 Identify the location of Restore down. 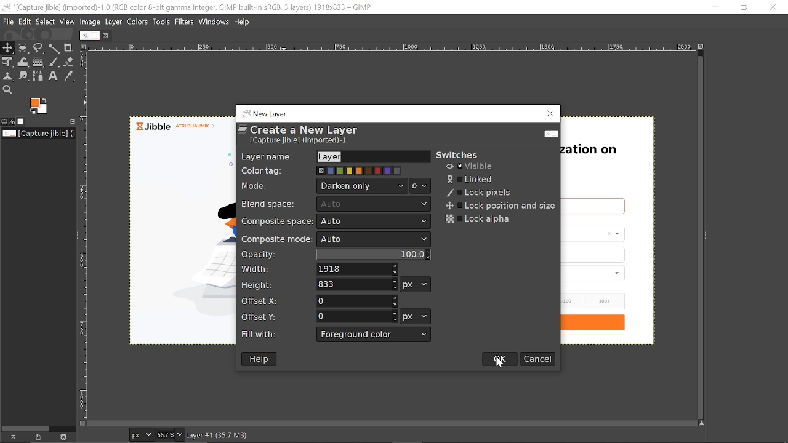
(743, 7).